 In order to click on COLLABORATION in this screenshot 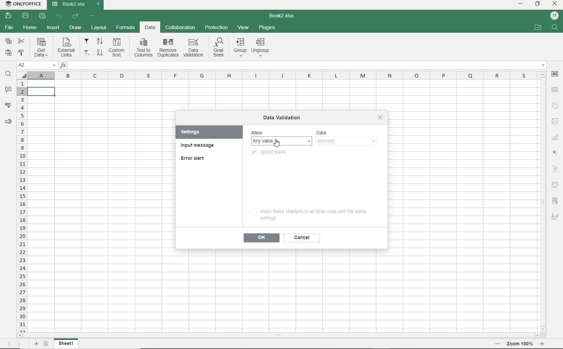, I will do `click(180, 28)`.